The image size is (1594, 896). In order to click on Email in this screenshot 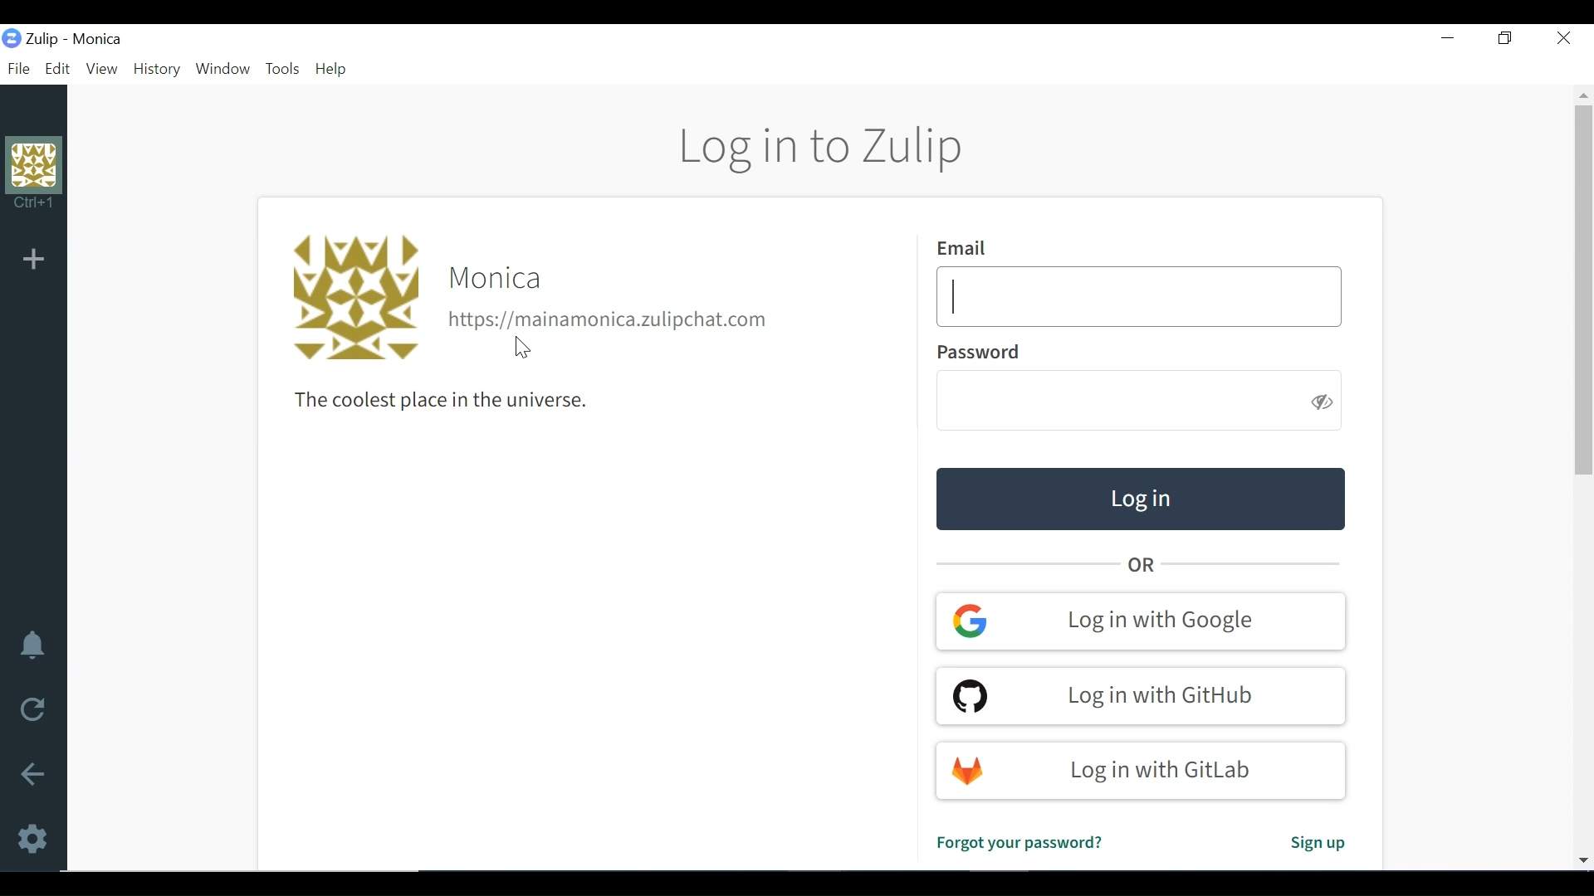, I will do `click(966, 248)`.